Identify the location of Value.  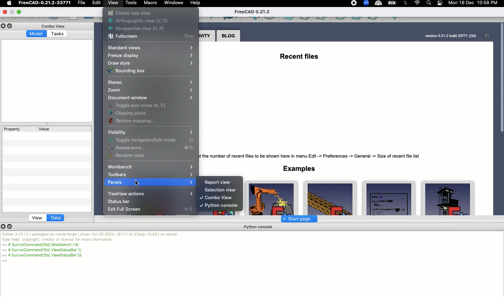
(45, 129).